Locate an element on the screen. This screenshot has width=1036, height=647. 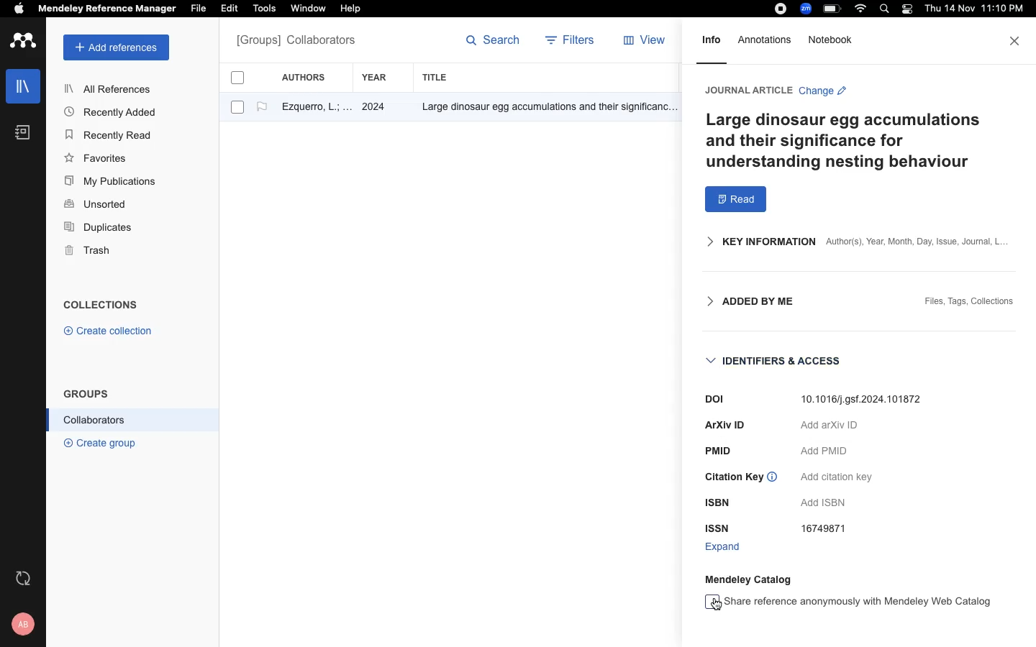
year is located at coordinates (382, 78).